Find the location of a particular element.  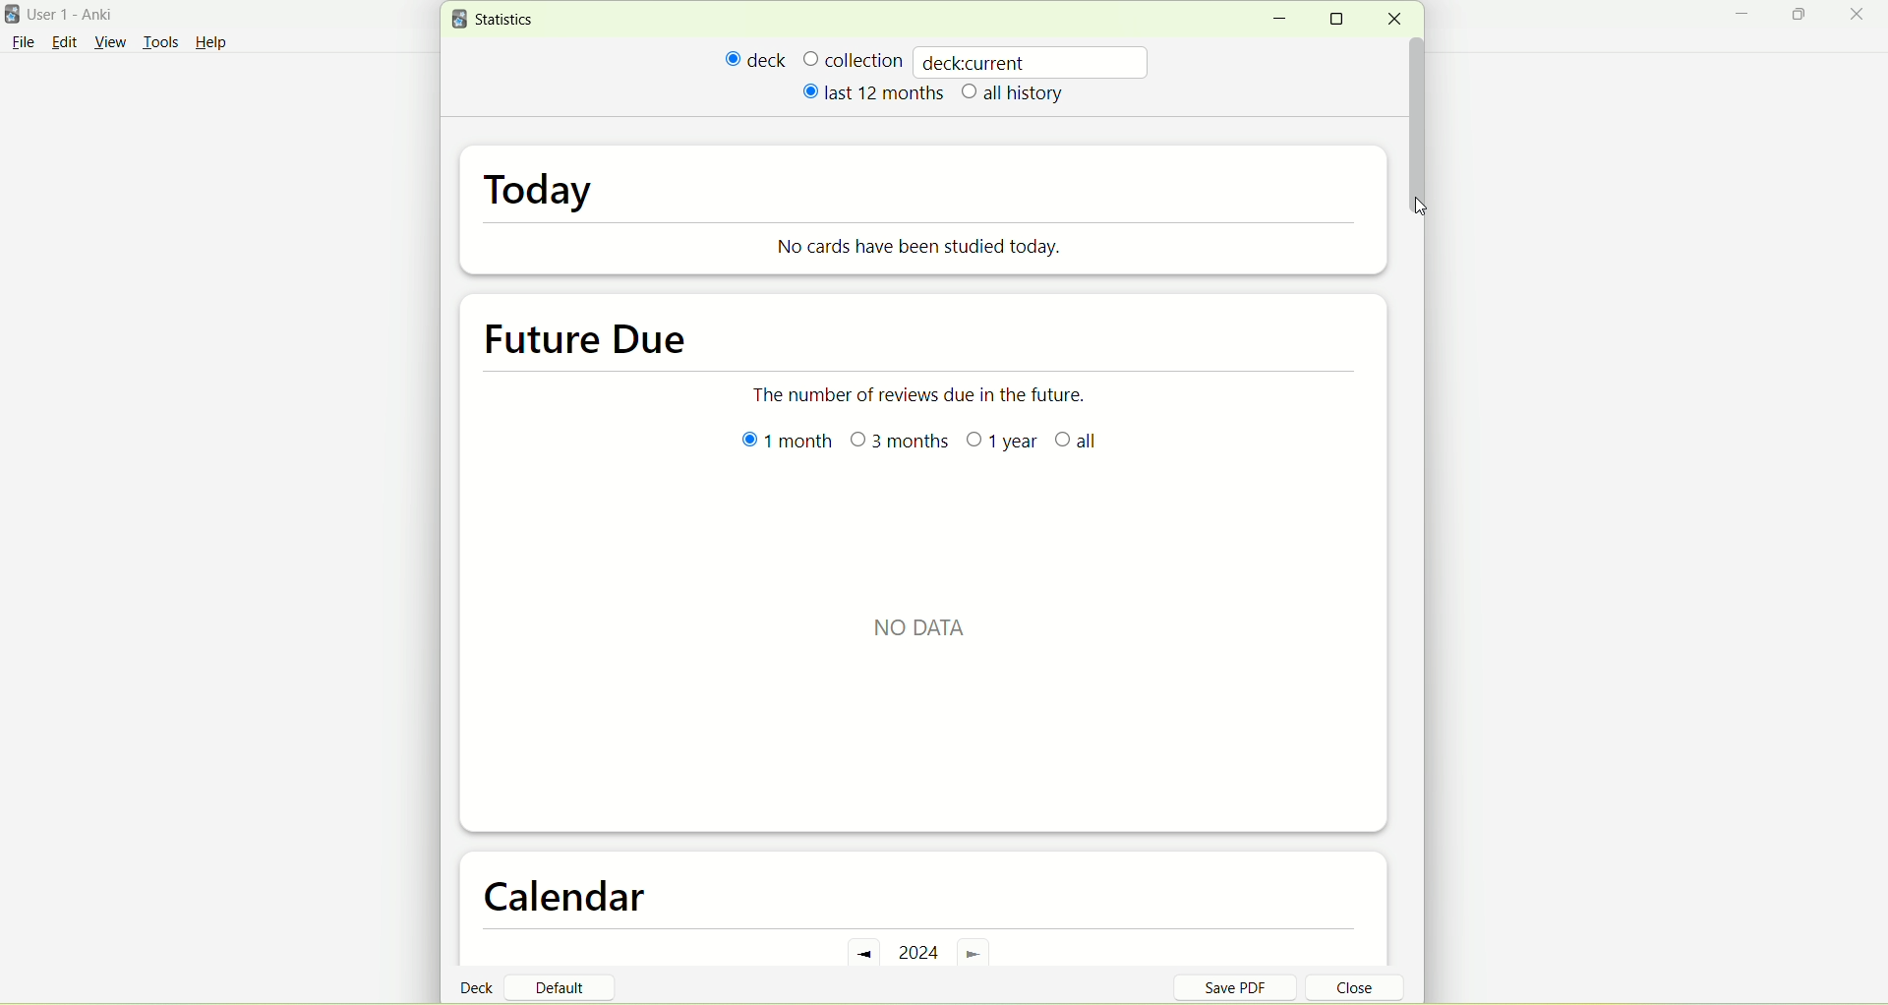

minimize is located at coordinates (1747, 17).